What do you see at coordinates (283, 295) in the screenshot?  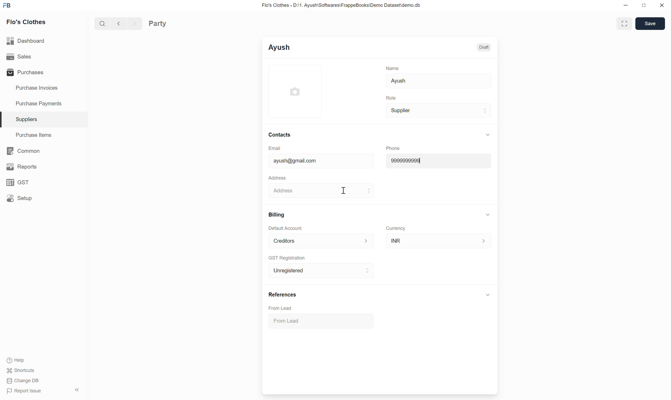 I see `References` at bounding box center [283, 295].